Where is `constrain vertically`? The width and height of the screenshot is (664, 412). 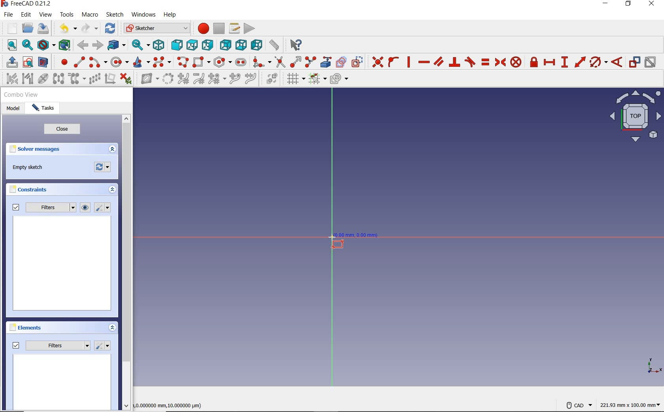 constrain vertically is located at coordinates (409, 63).